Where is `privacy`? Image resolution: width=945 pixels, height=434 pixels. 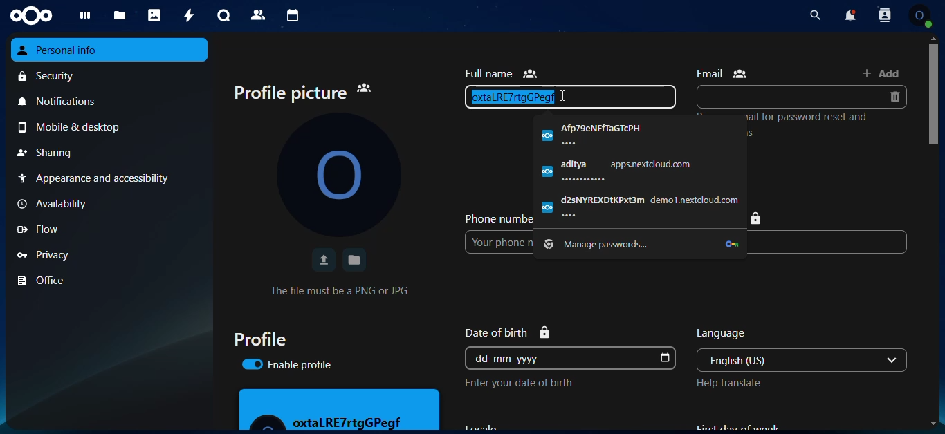 privacy is located at coordinates (111, 254).